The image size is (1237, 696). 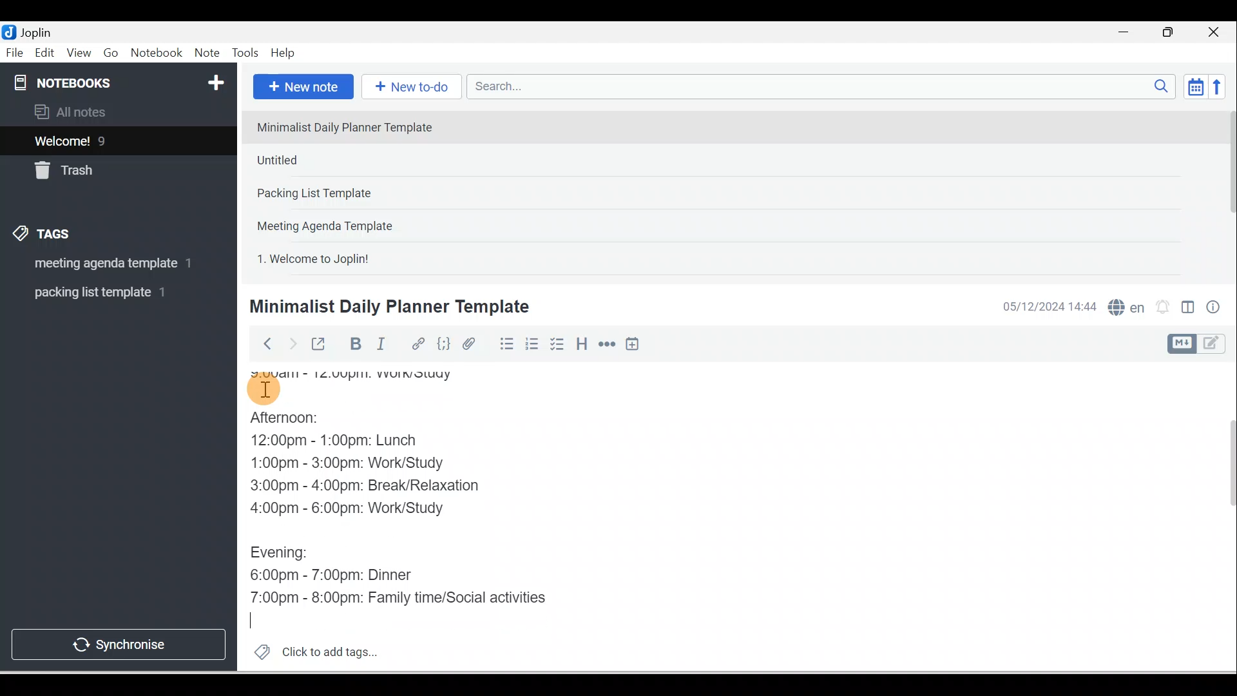 I want to click on Note 1, so click(x=354, y=126).